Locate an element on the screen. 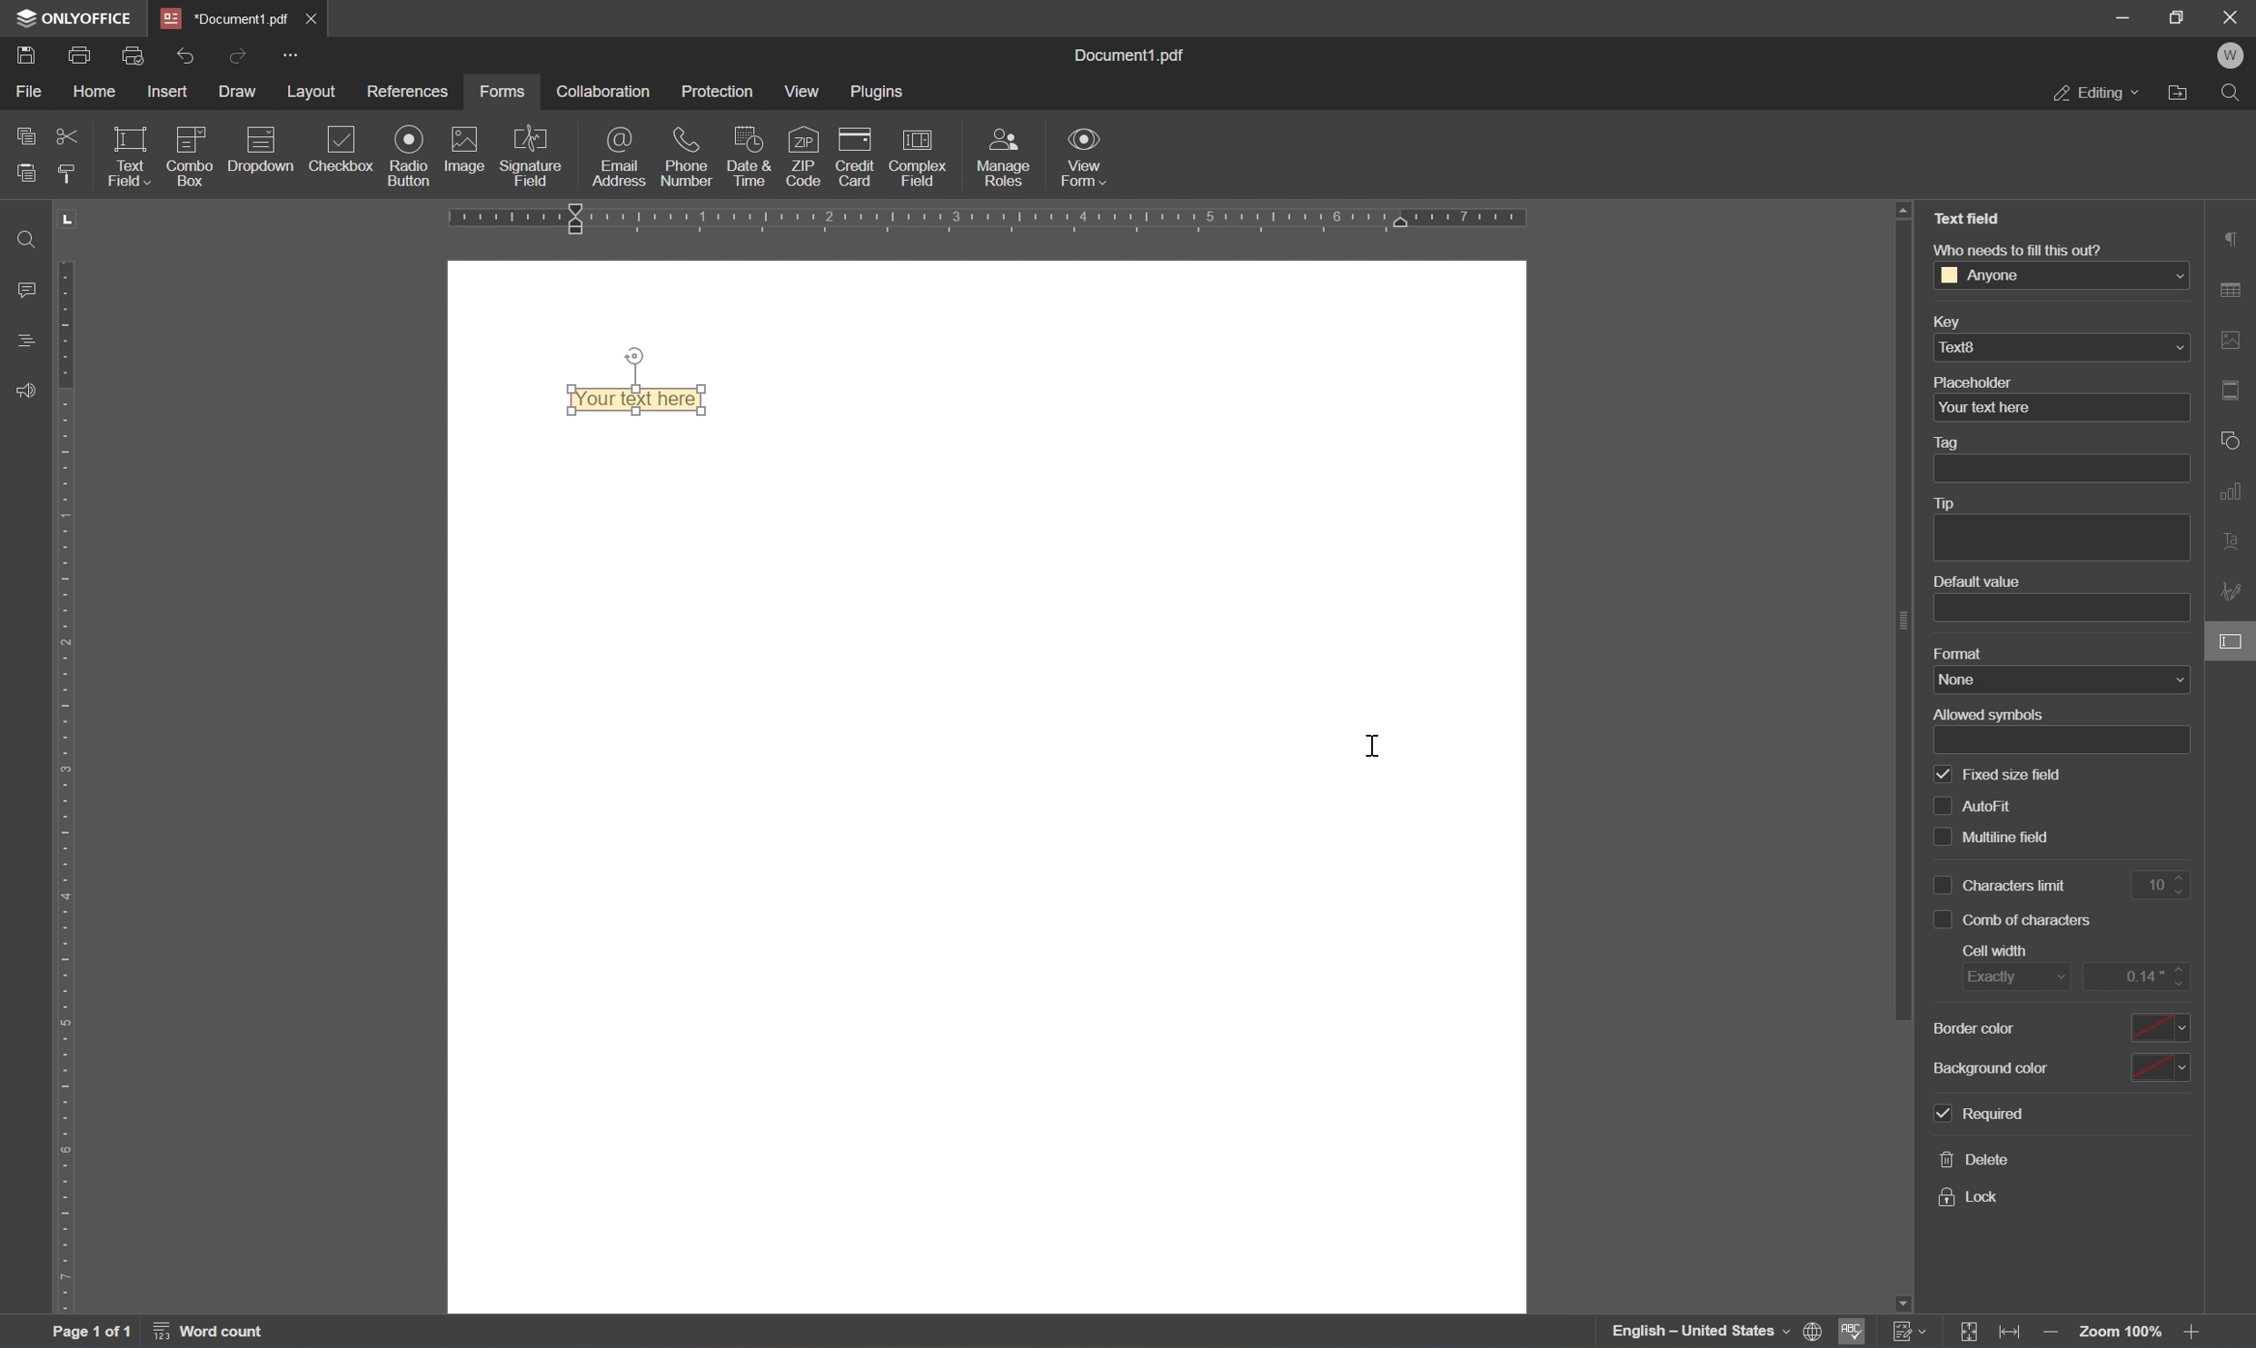  your text here is located at coordinates (1985, 407).